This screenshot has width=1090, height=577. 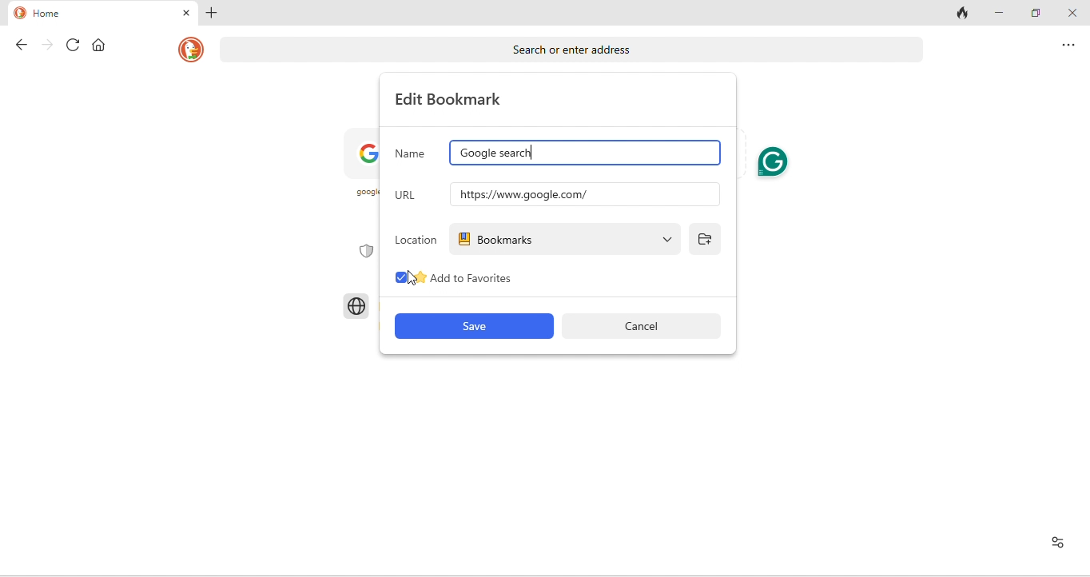 I want to click on track tab, so click(x=961, y=14).